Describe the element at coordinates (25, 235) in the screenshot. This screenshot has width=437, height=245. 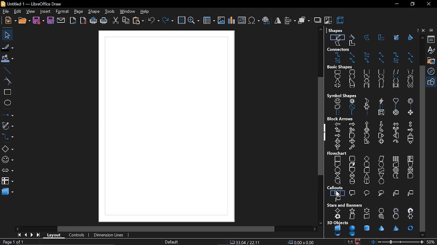
I see `previous page` at that location.